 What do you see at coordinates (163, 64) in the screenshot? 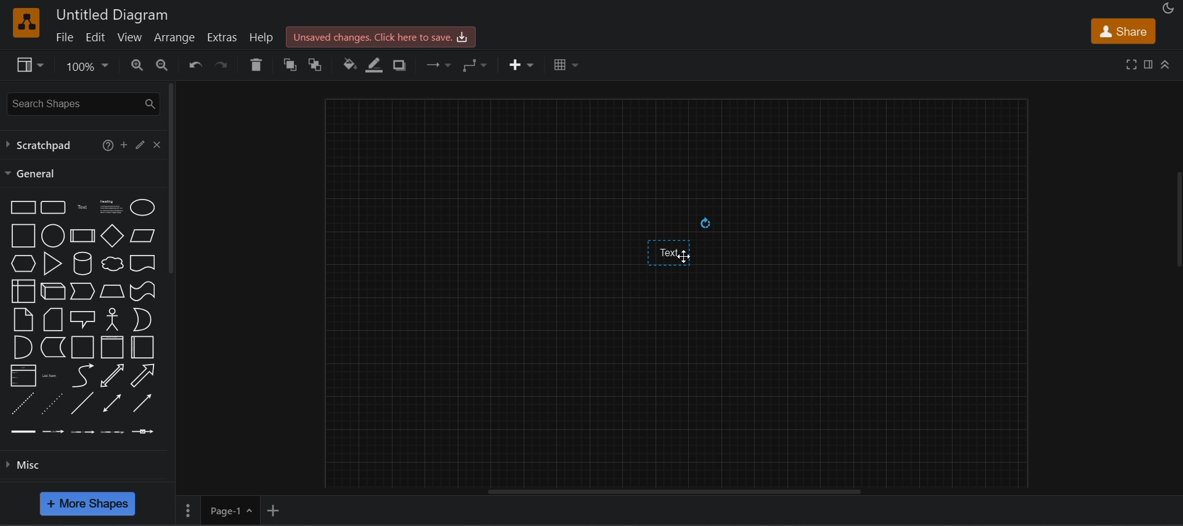
I see `zoom out` at bounding box center [163, 64].